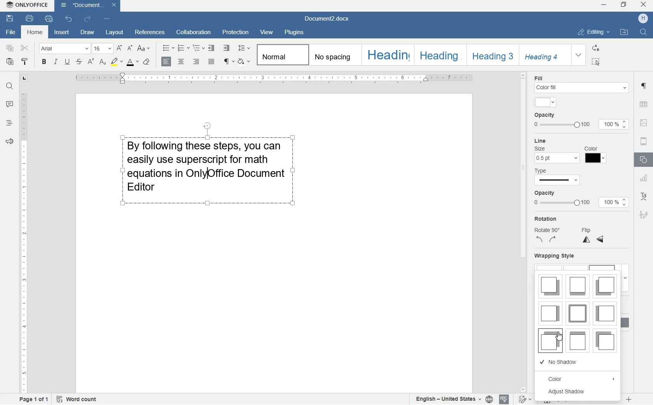 The image size is (653, 405). What do you see at coordinates (129, 49) in the screenshot?
I see `decrement font size` at bounding box center [129, 49].